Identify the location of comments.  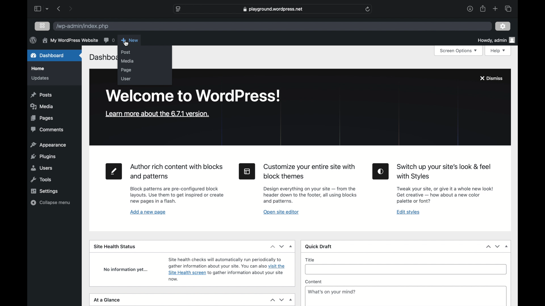
(109, 40).